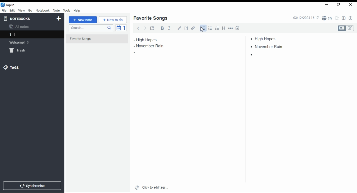 The width and height of the screenshot is (357, 193). I want to click on notebook 1, so click(20, 35).